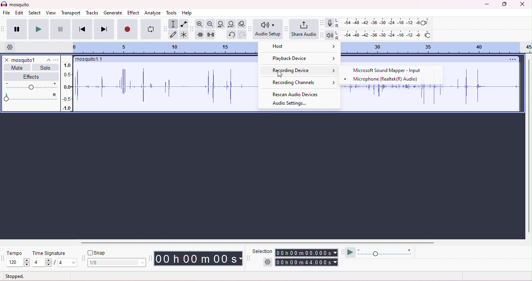 The height and width of the screenshot is (281, 532). I want to click on snap, so click(97, 253).